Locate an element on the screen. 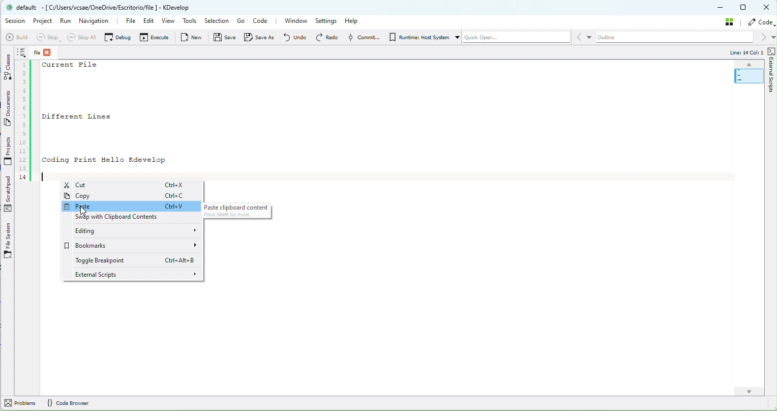 This screenshot has width=777, height=411. Run is located at coordinates (66, 23).